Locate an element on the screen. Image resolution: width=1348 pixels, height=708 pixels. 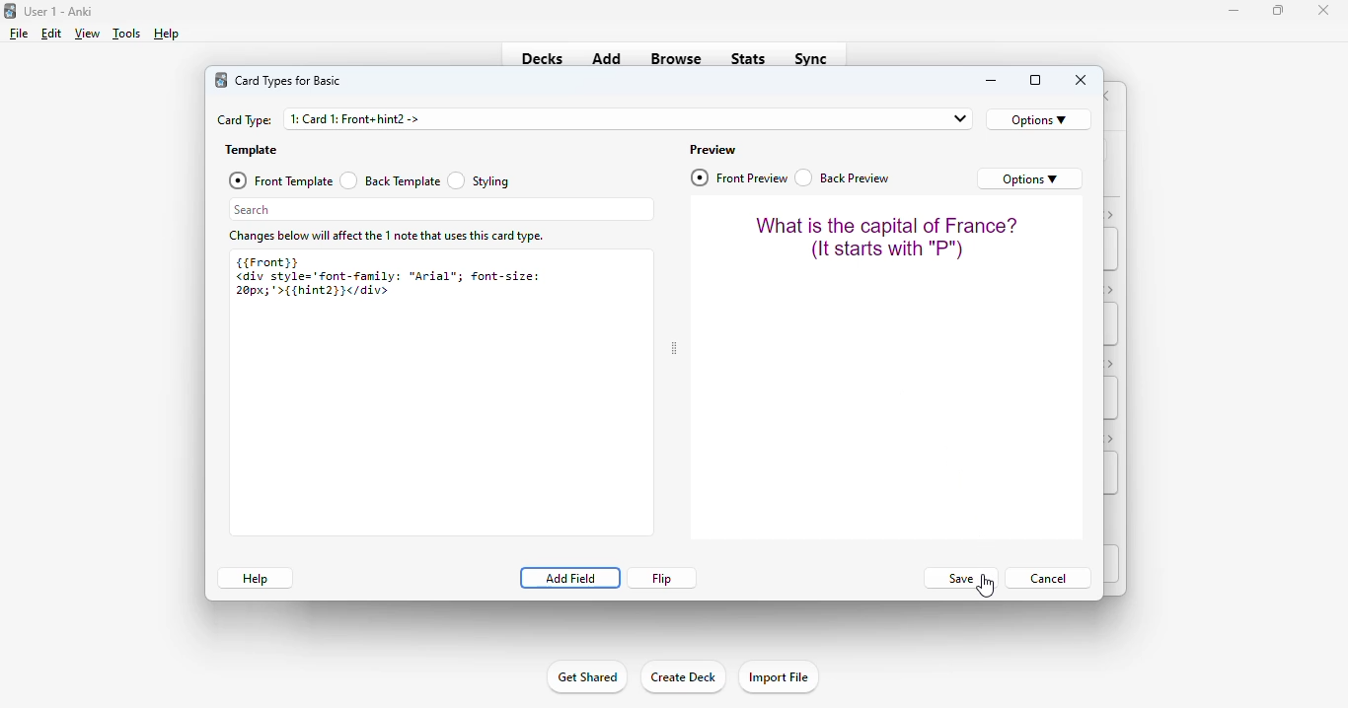
maximize is located at coordinates (1278, 9).